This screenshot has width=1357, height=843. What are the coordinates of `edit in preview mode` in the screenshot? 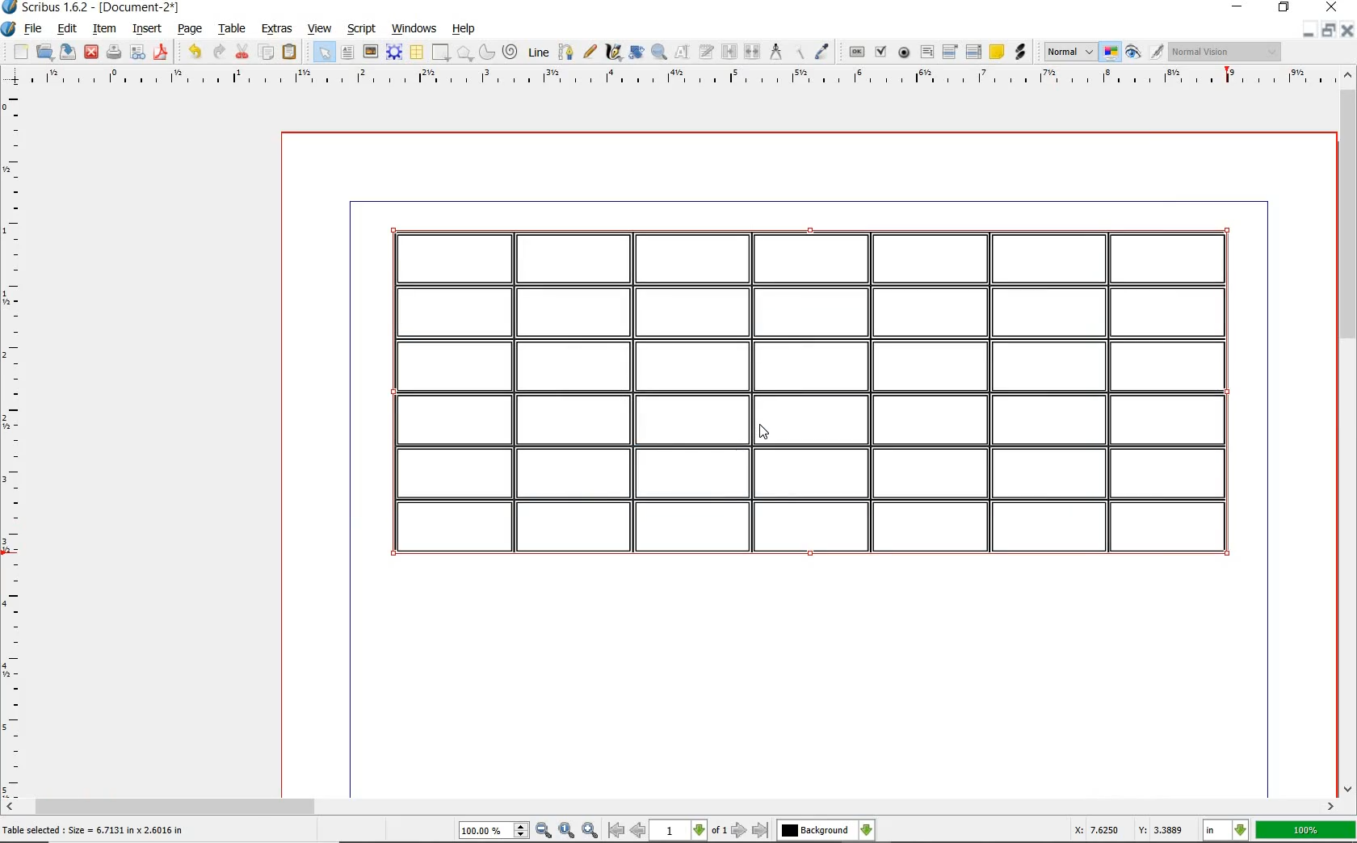 It's located at (1156, 52).